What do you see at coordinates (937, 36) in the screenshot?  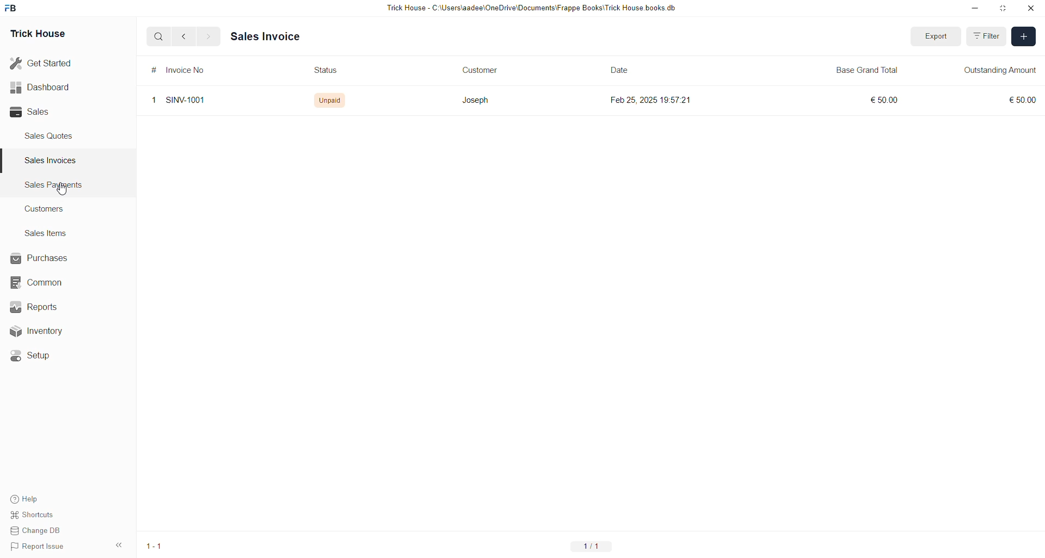 I see `Export` at bounding box center [937, 36].